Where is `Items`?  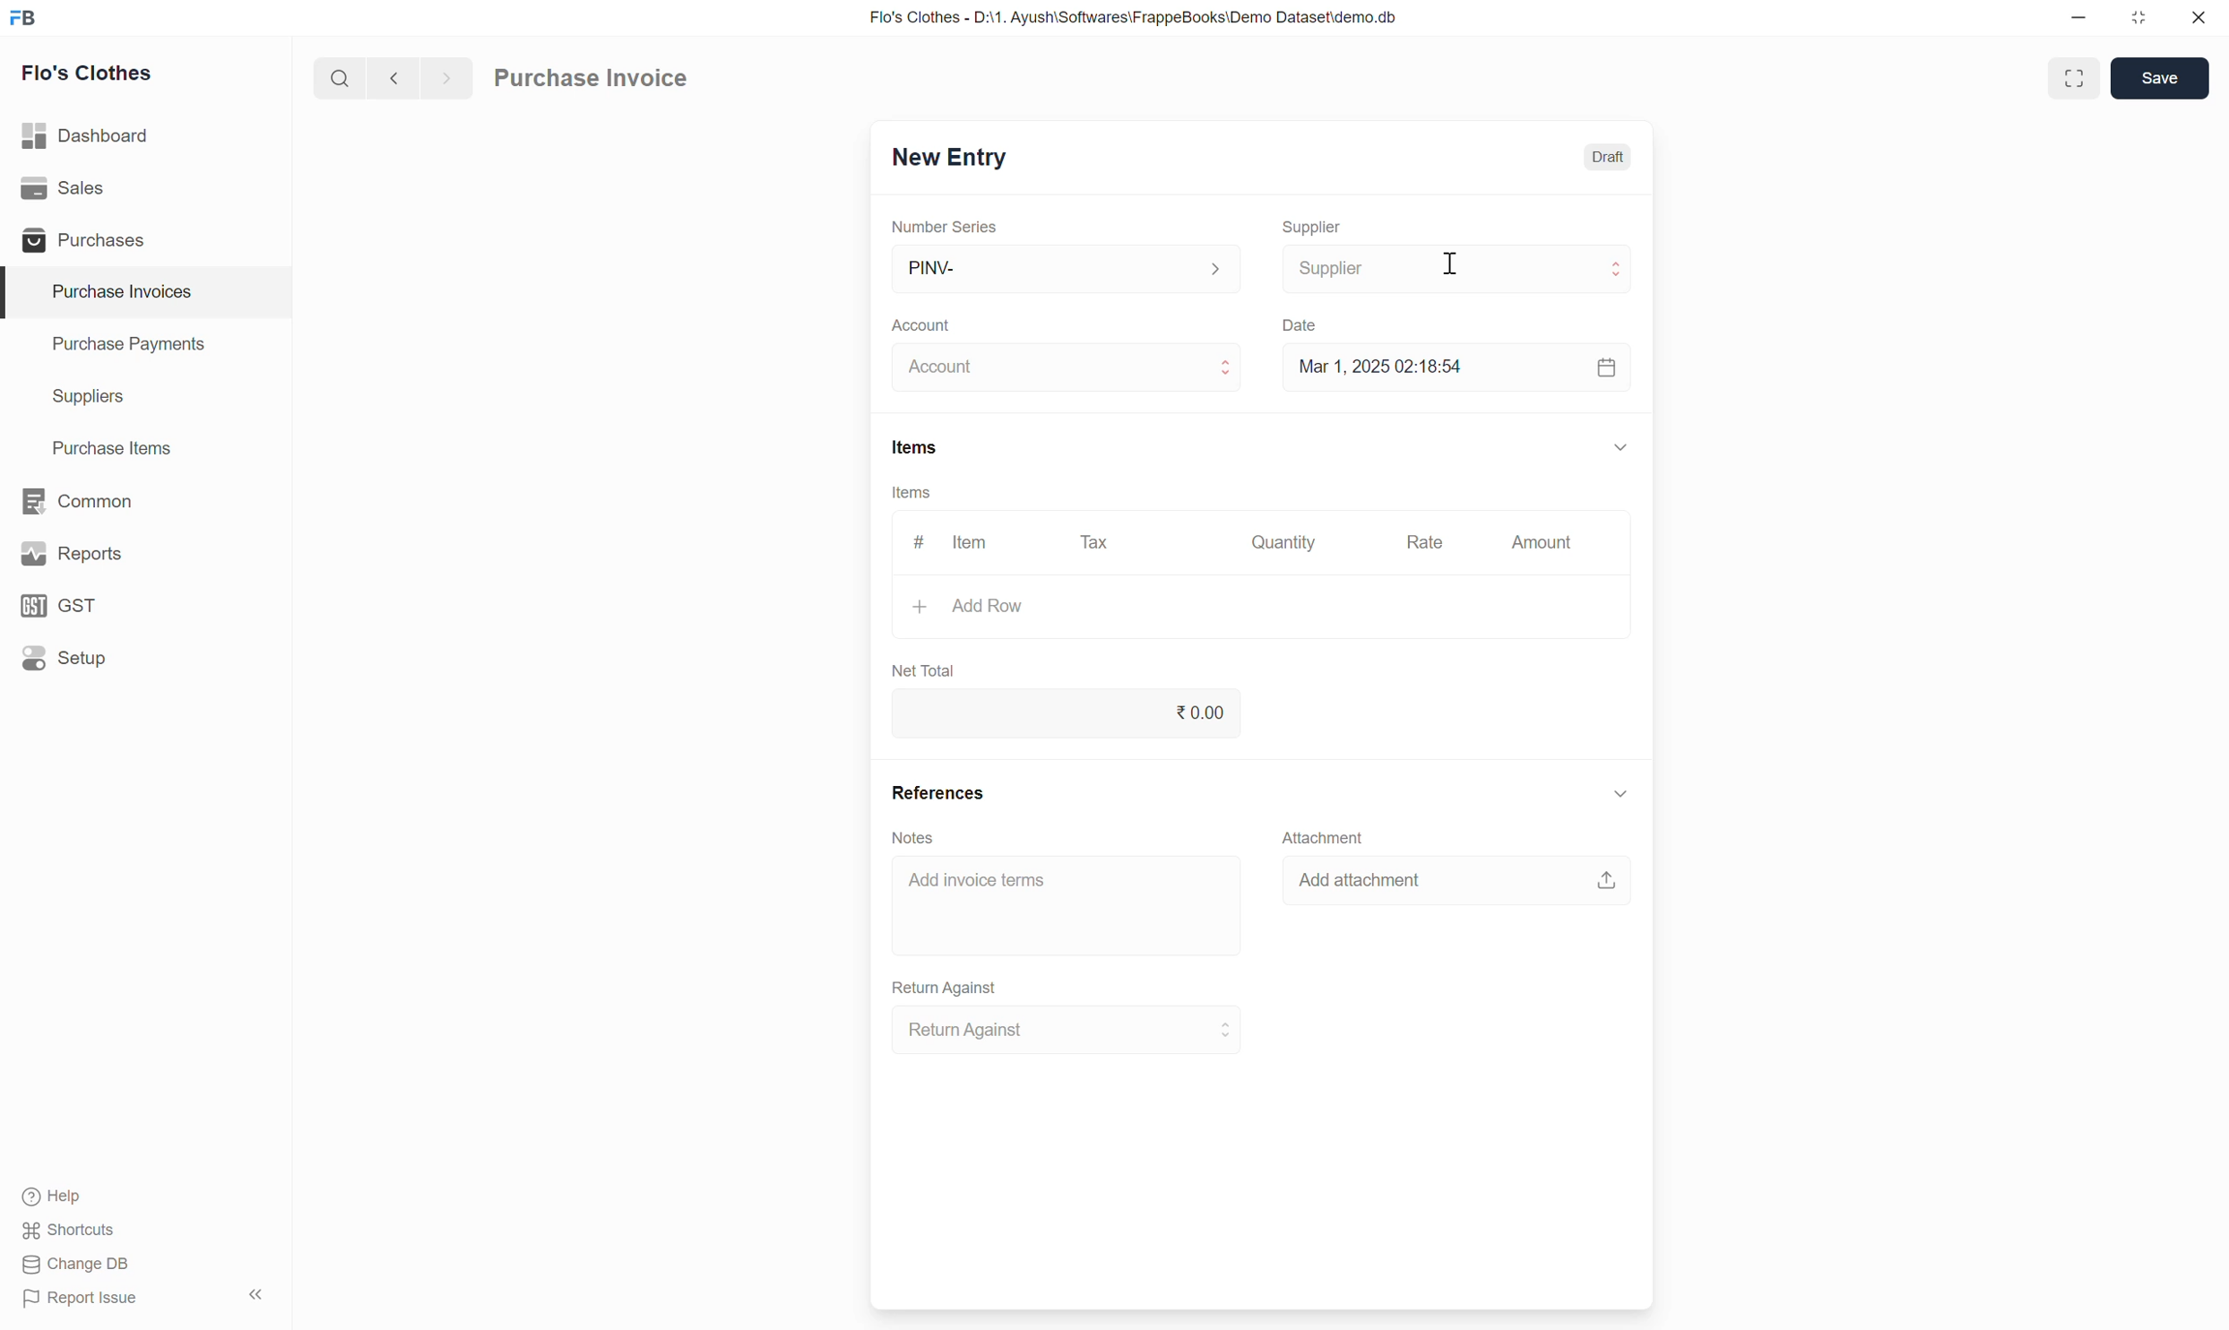
Items is located at coordinates (916, 447).